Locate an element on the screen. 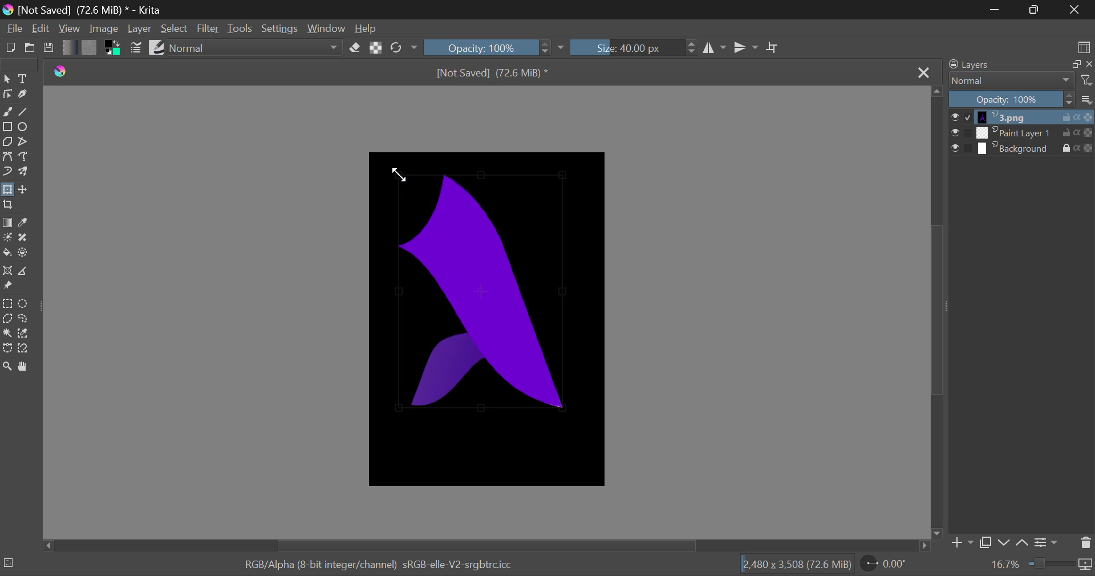 This screenshot has height=576, width=1095. filter is located at coordinates (1085, 82).